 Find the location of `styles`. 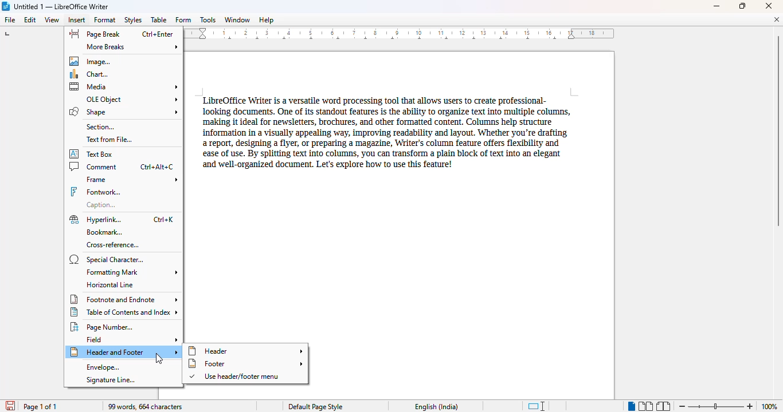

styles is located at coordinates (132, 20).